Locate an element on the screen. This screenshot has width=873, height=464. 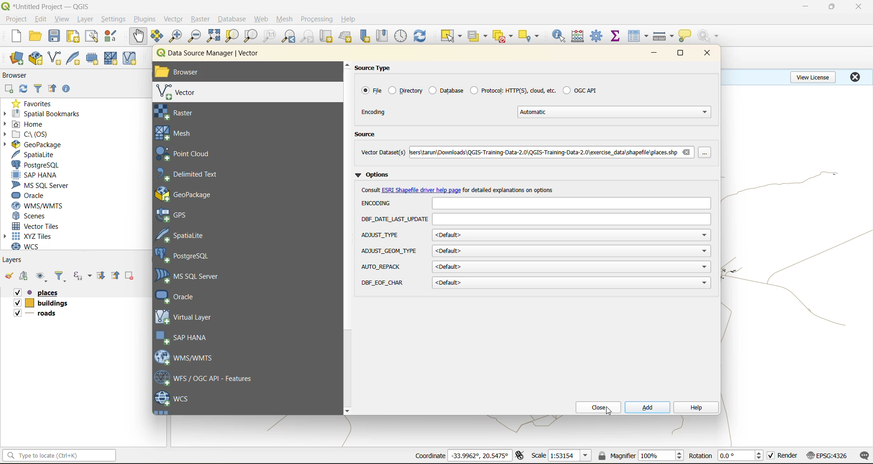
statistical summary is located at coordinates (617, 36).